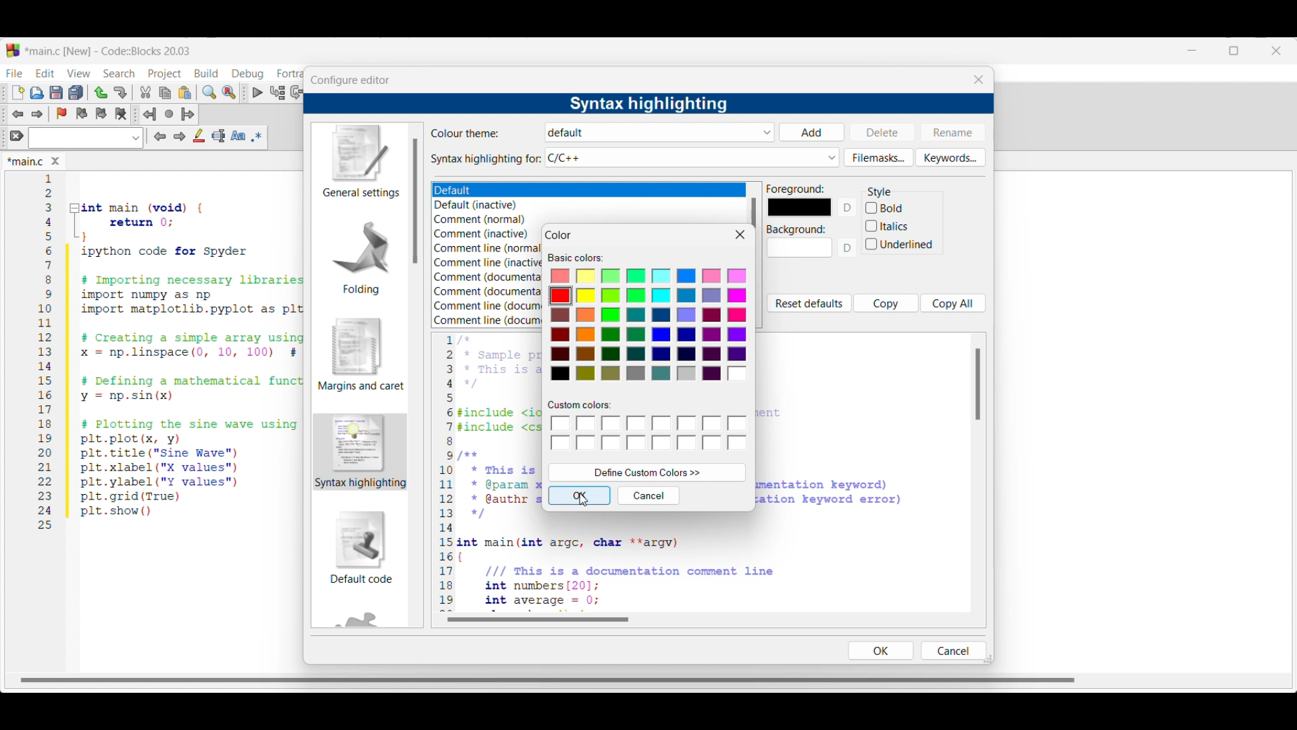  I want to click on Copy all, so click(953, 303).